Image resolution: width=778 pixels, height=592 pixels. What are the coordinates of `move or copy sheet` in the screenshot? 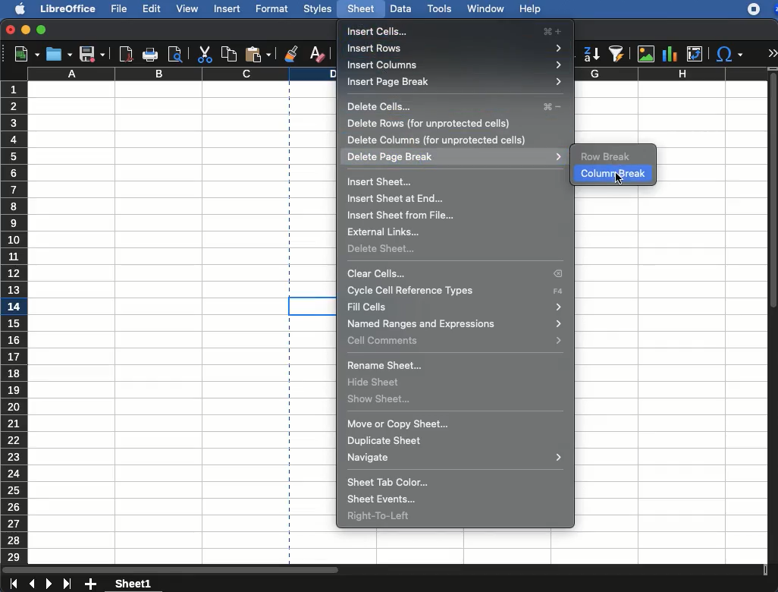 It's located at (398, 424).